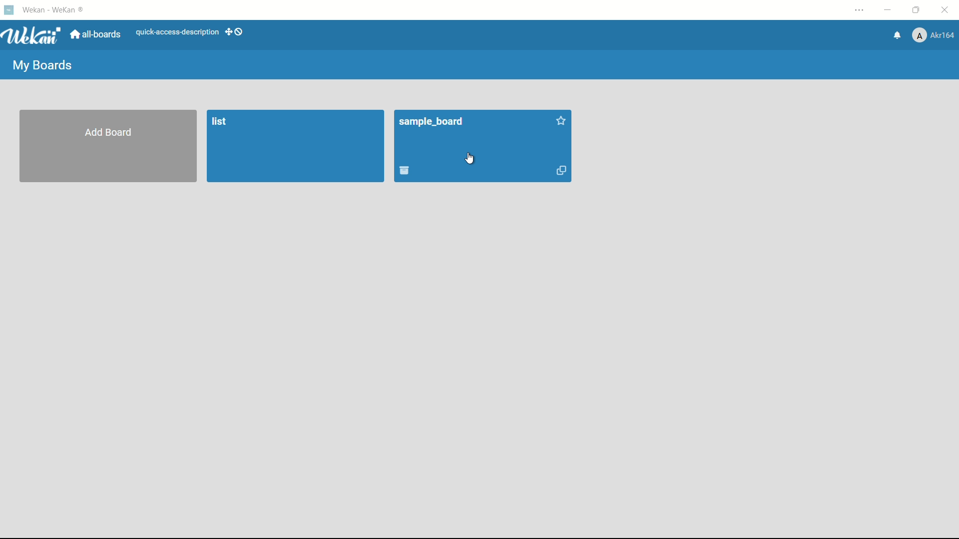 This screenshot has width=959, height=539. Describe the element at coordinates (933, 35) in the screenshot. I see `profile` at that location.